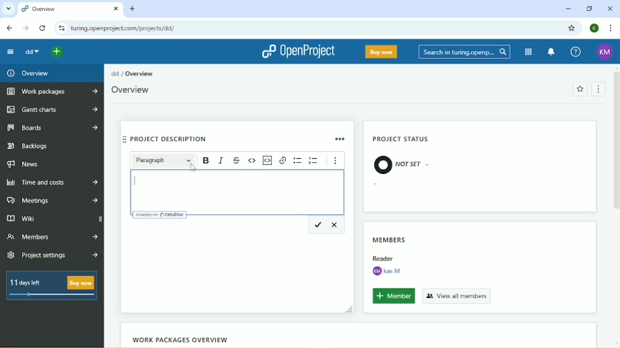 The image size is (620, 348). I want to click on 11 days left Buy now, so click(52, 286).